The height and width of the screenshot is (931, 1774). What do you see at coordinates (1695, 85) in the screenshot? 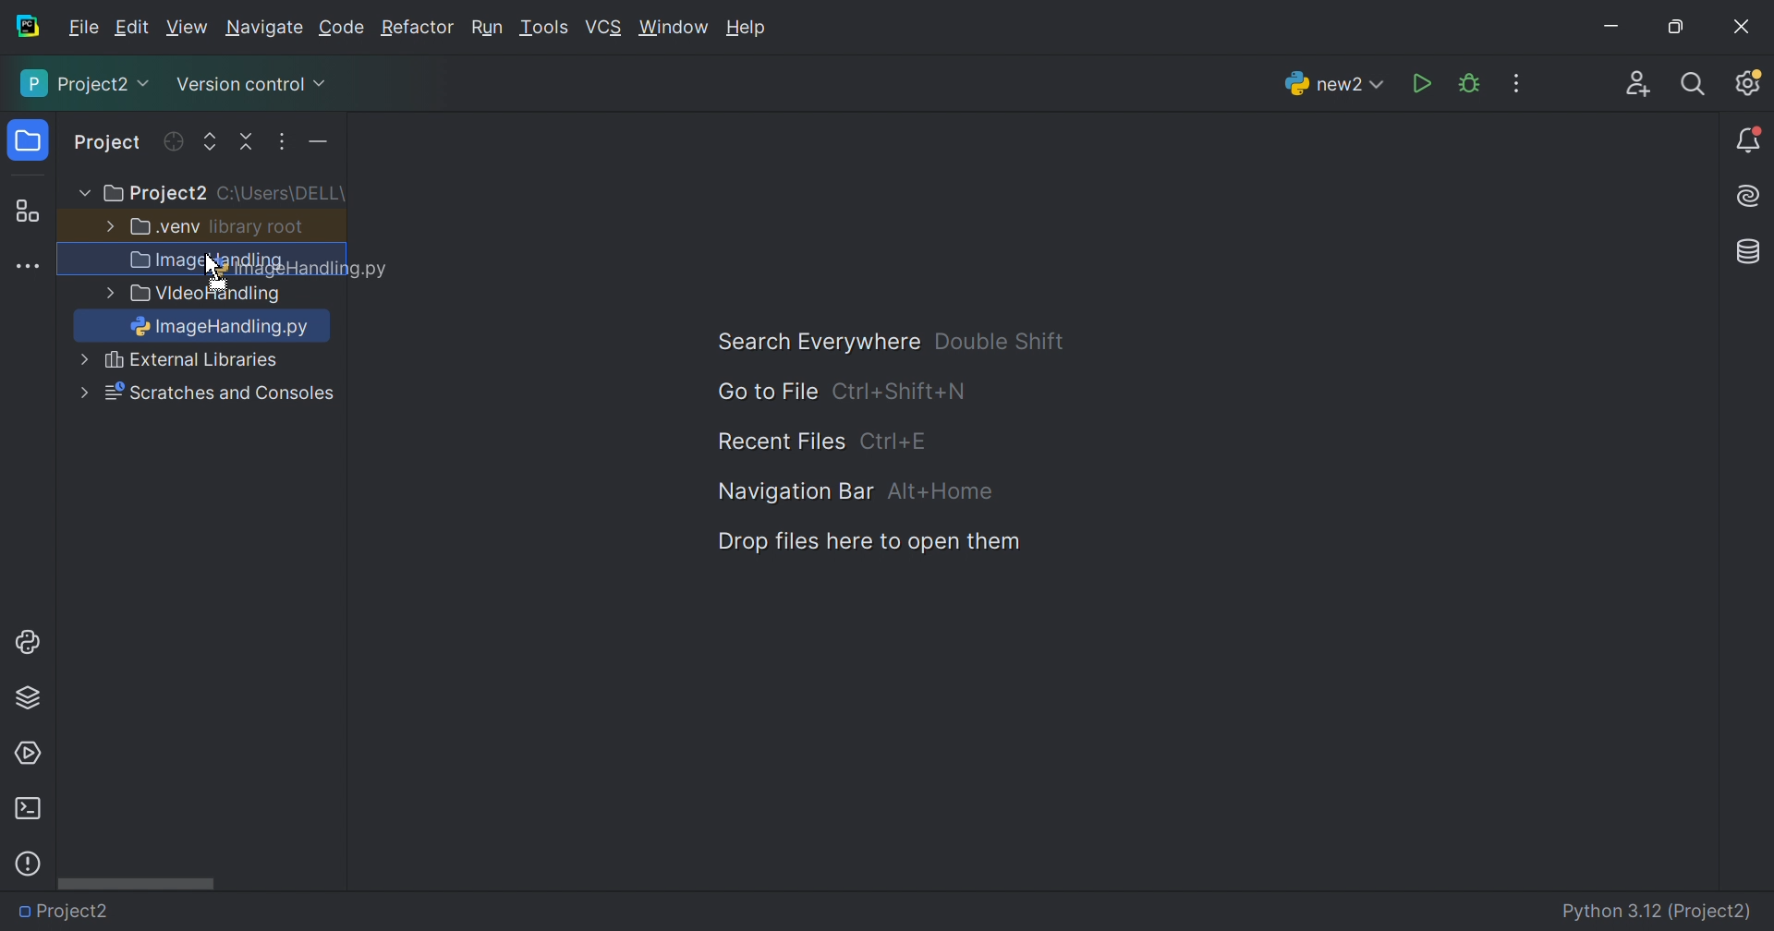
I see `Search everywhere` at bounding box center [1695, 85].